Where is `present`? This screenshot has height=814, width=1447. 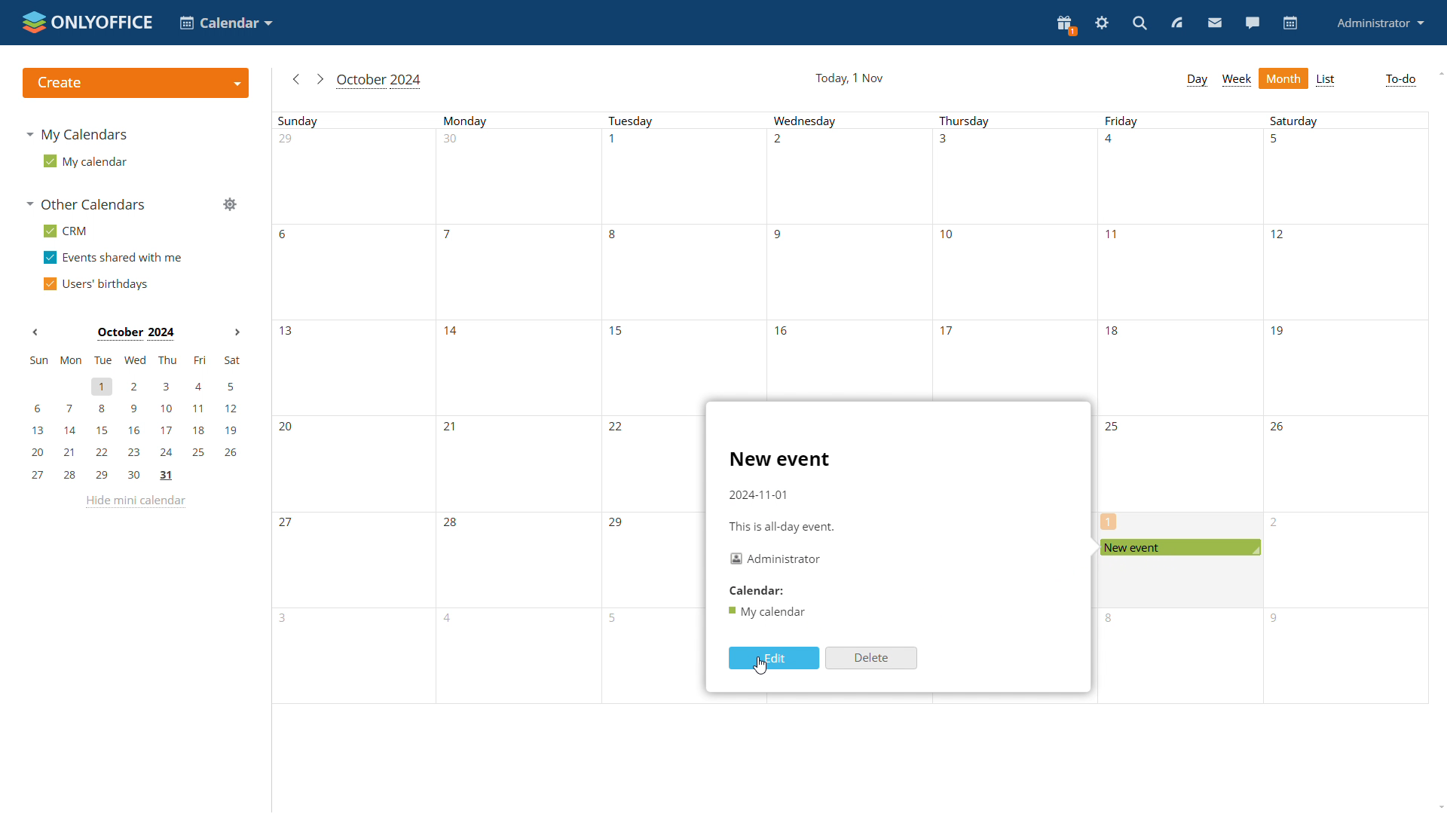
present is located at coordinates (1066, 24).